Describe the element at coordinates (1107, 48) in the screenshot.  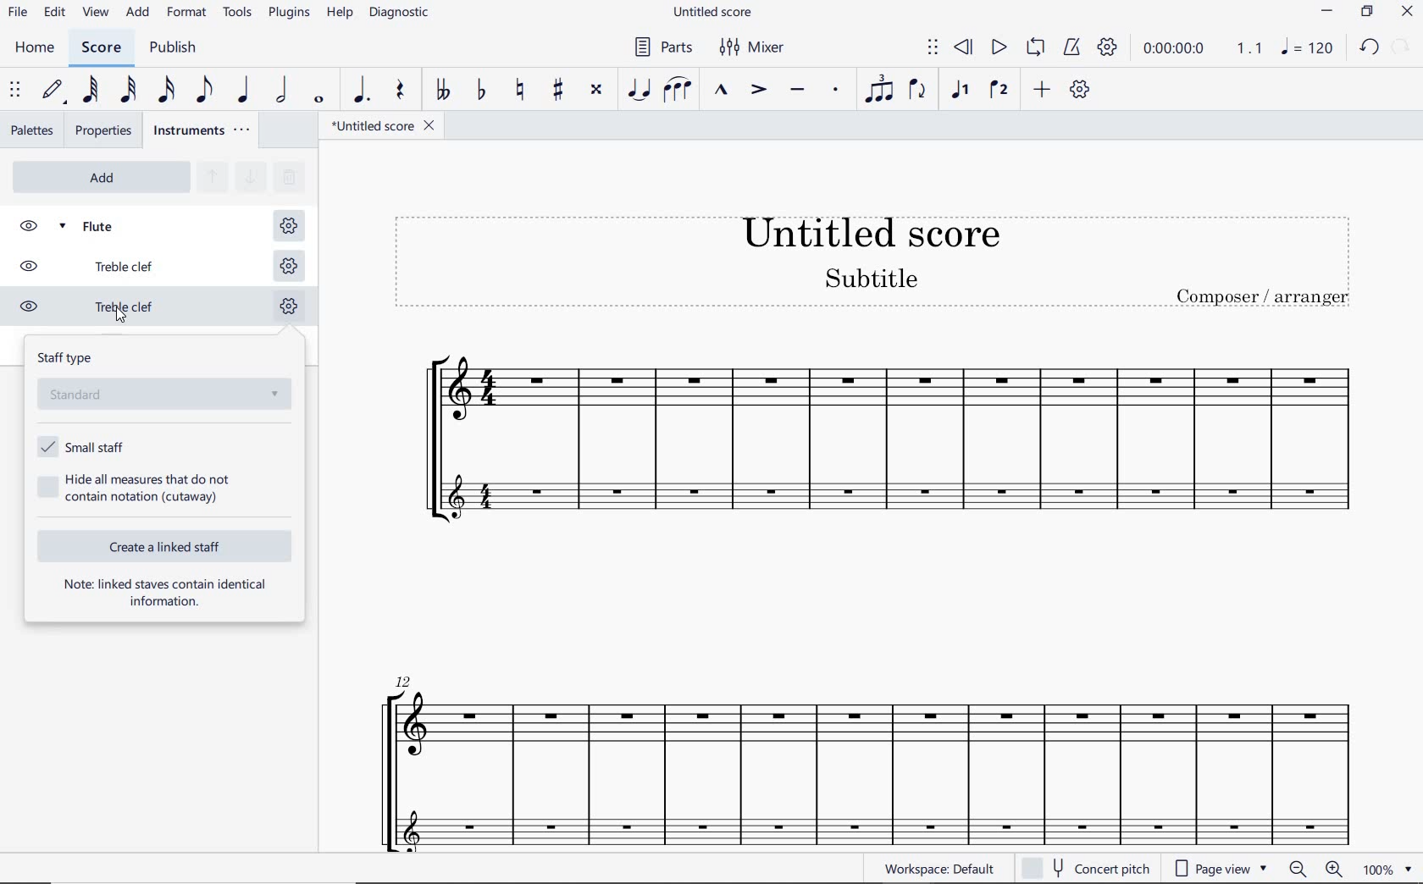
I see `PLAYBACK SETTINGS` at that location.